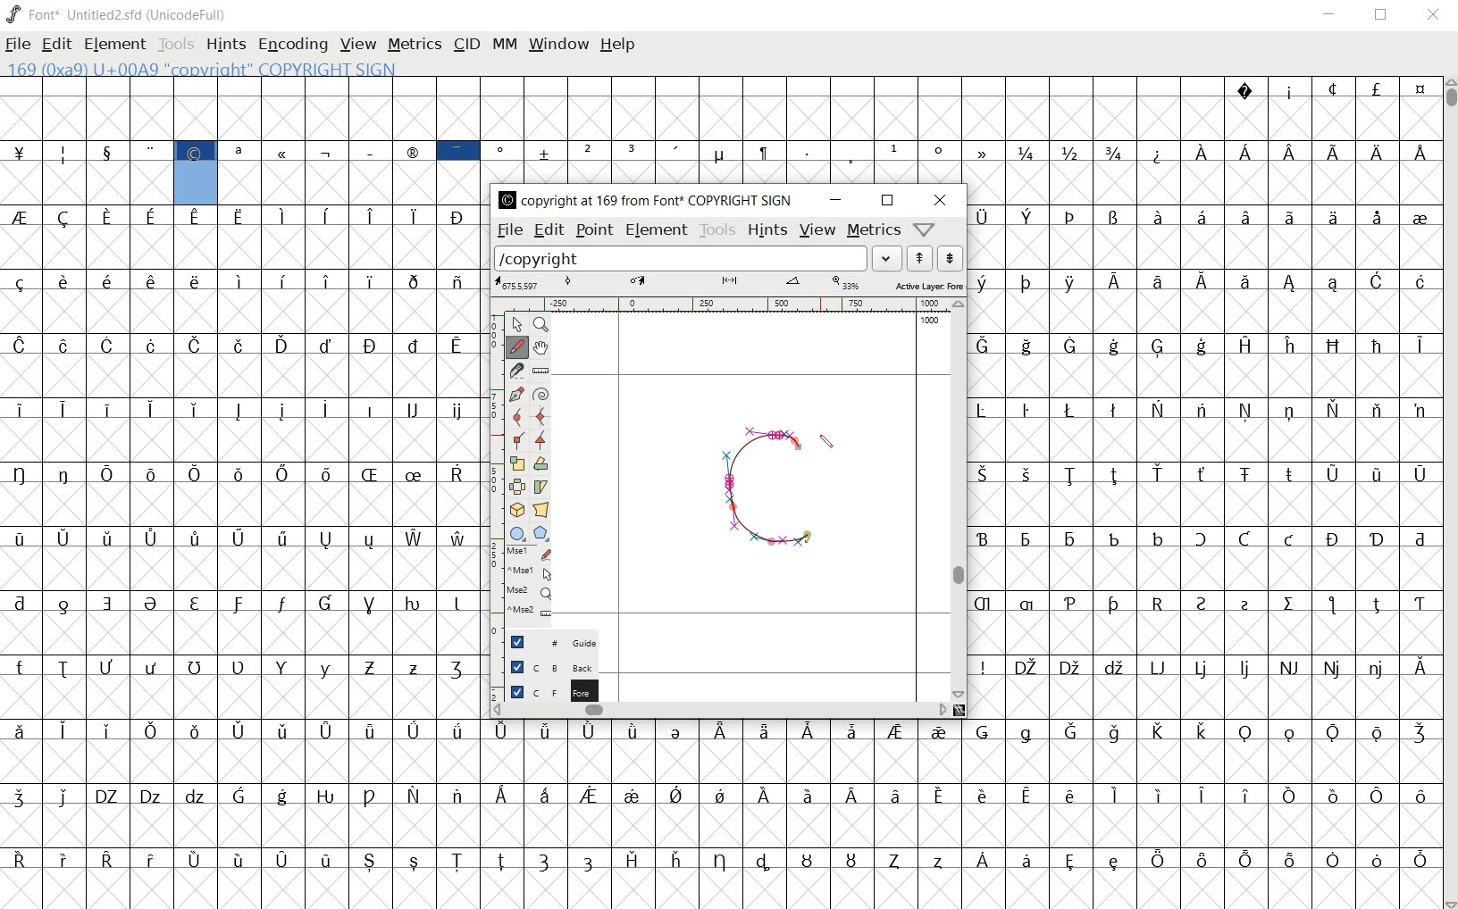  Describe the element at coordinates (516, 393) in the screenshot. I see `add a point, then drag out its control points` at that location.